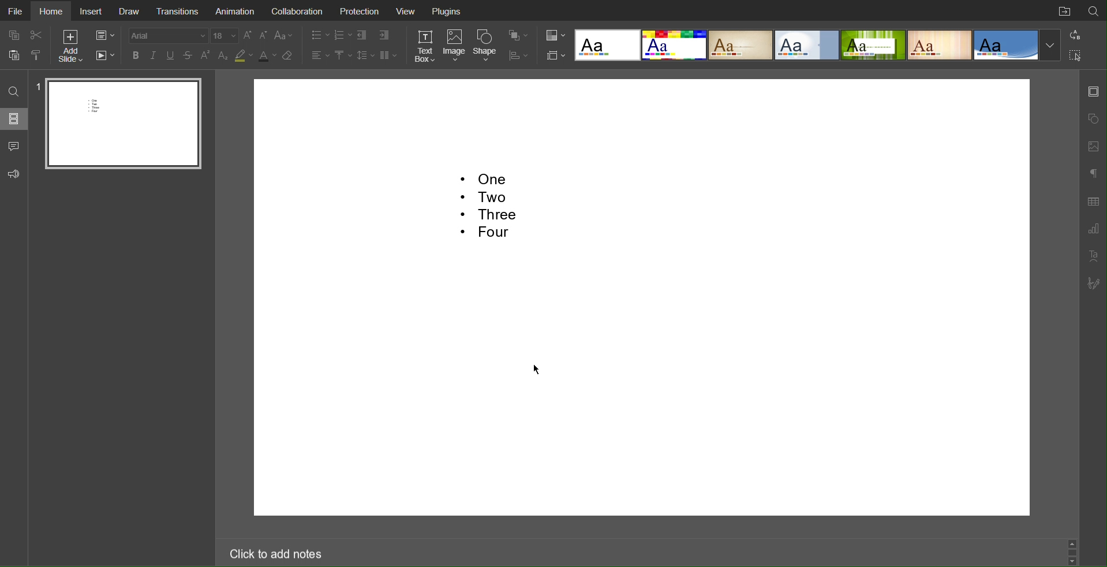 This screenshot has height=567, width=1107. I want to click on Signature, so click(1093, 281).